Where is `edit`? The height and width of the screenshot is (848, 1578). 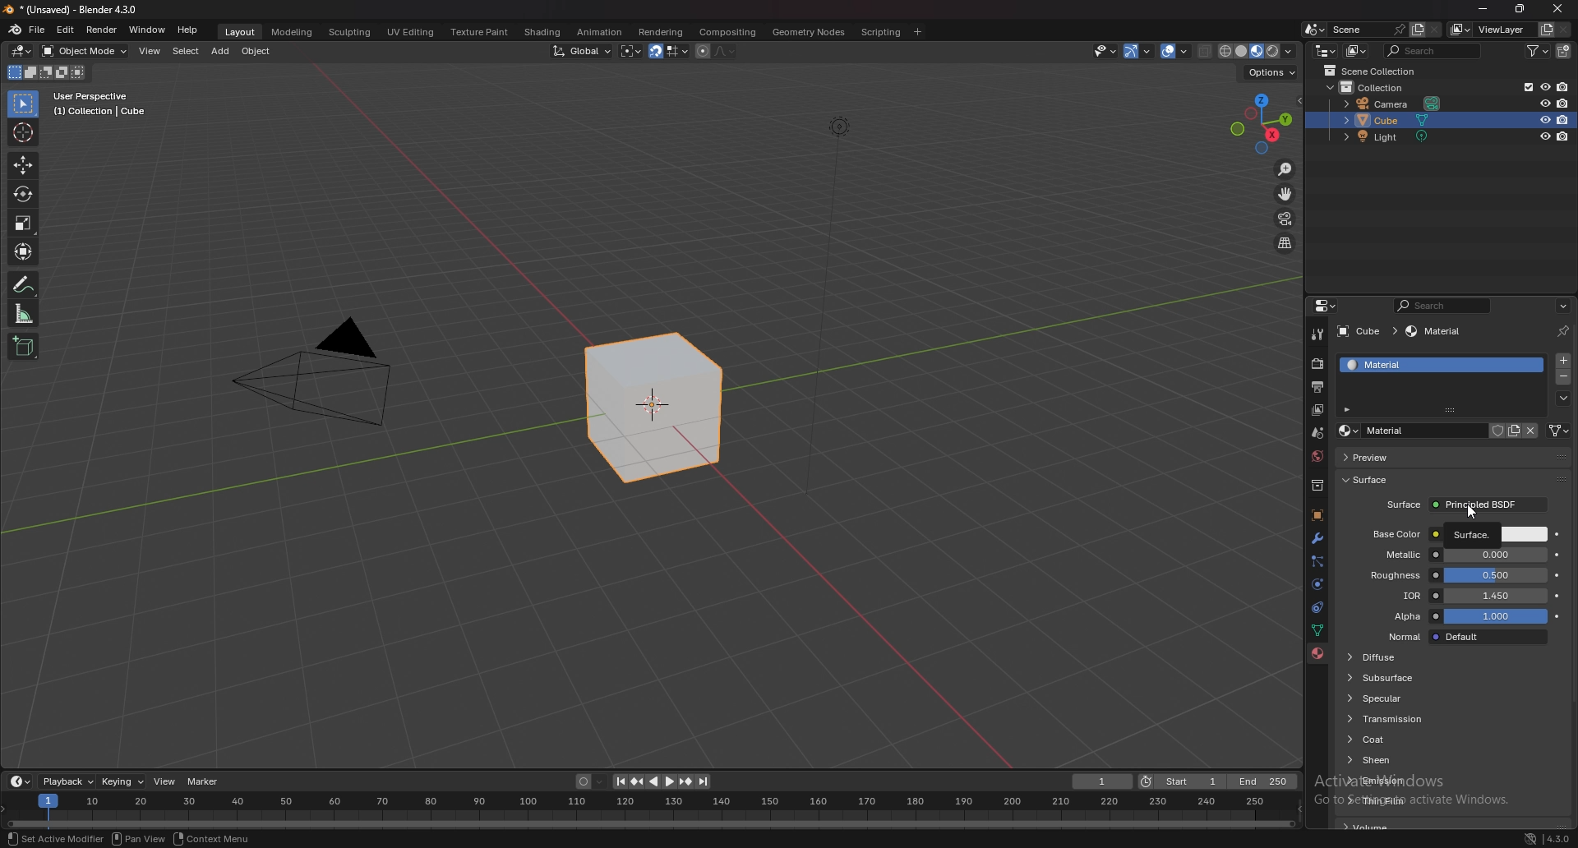 edit is located at coordinates (67, 30).